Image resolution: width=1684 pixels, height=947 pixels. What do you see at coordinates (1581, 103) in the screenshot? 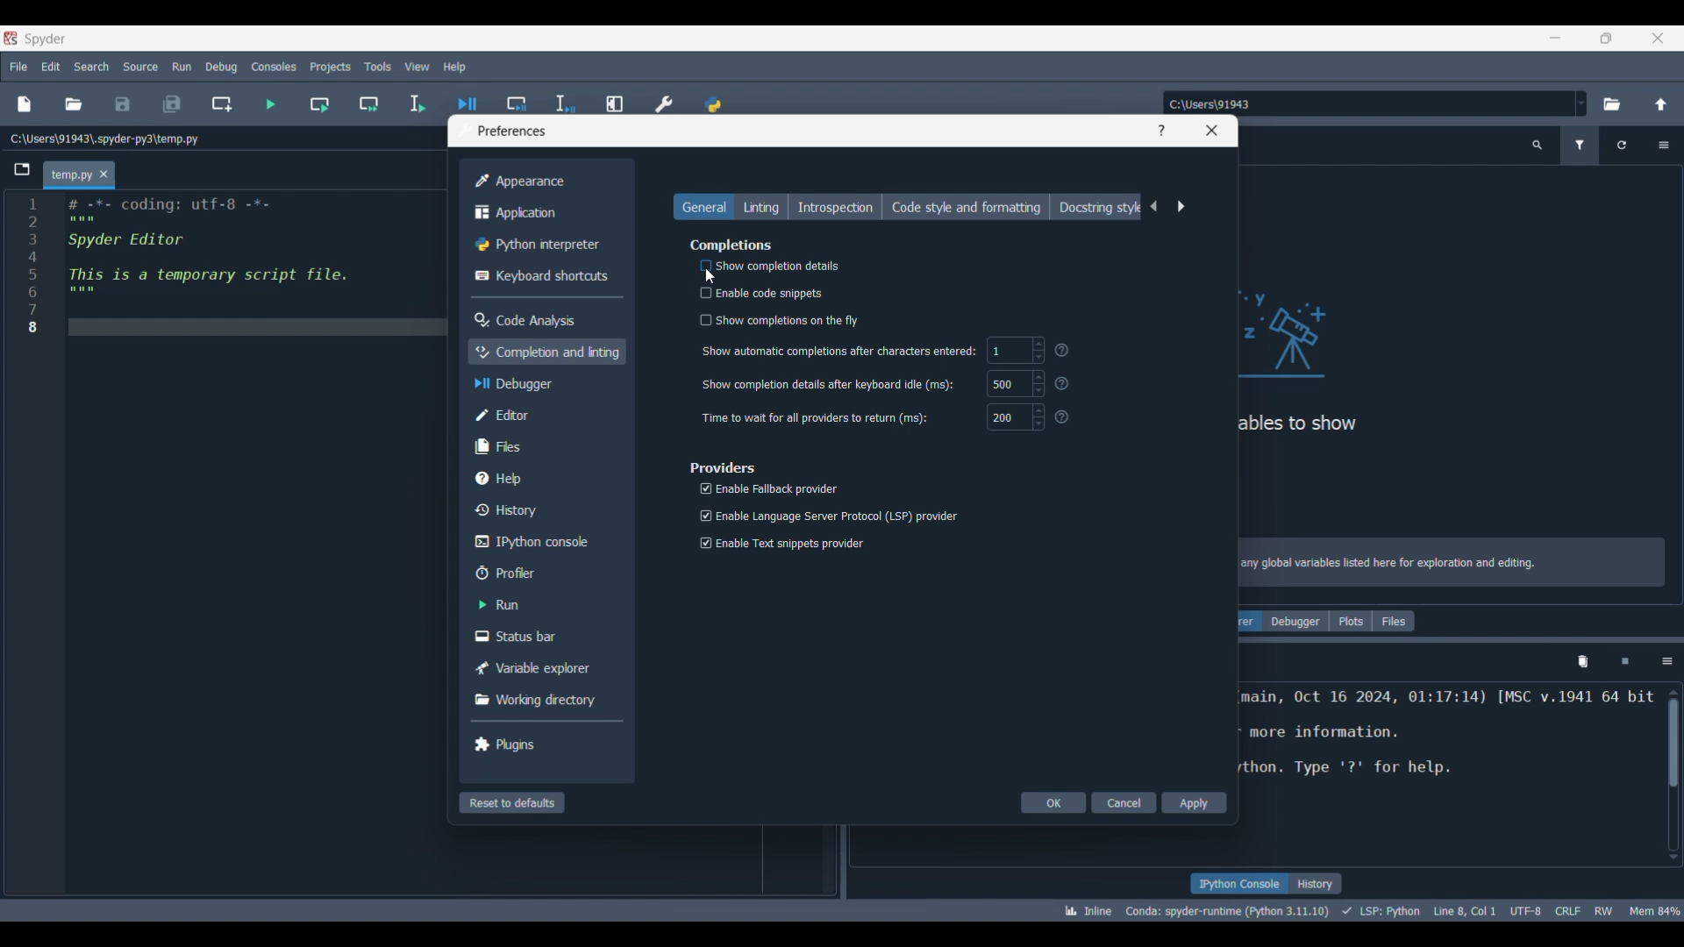
I see `Location options` at bounding box center [1581, 103].